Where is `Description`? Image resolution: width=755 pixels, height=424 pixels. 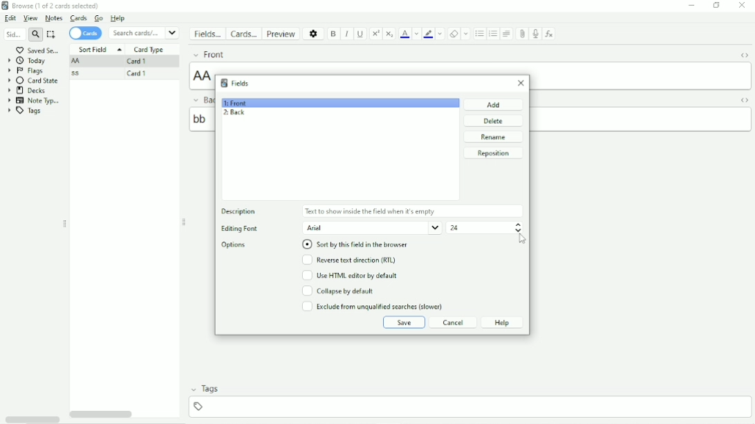
Description is located at coordinates (238, 211).